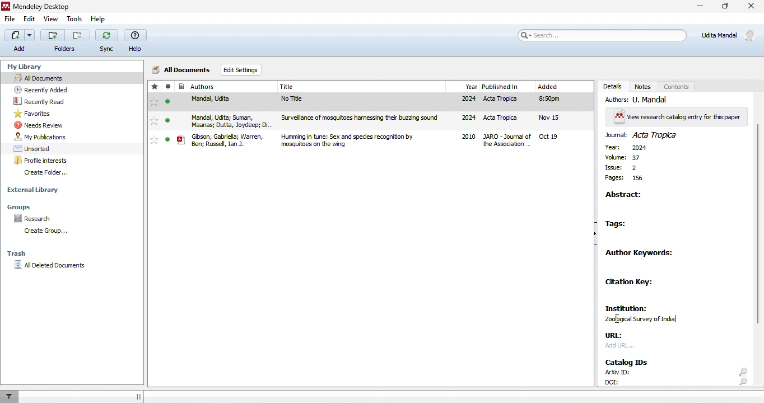 This screenshot has width=764, height=404. What do you see at coordinates (505, 119) in the screenshot?
I see `acta tropica` at bounding box center [505, 119].